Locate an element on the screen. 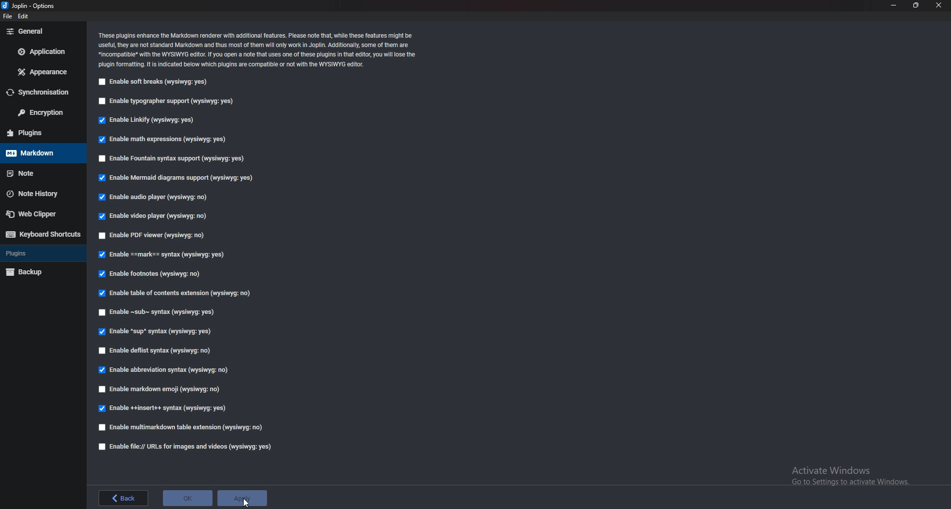 Image resolution: width=951 pixels, height=509 pixels. Enable Mark Syntax is located at coordinates (165, 254).